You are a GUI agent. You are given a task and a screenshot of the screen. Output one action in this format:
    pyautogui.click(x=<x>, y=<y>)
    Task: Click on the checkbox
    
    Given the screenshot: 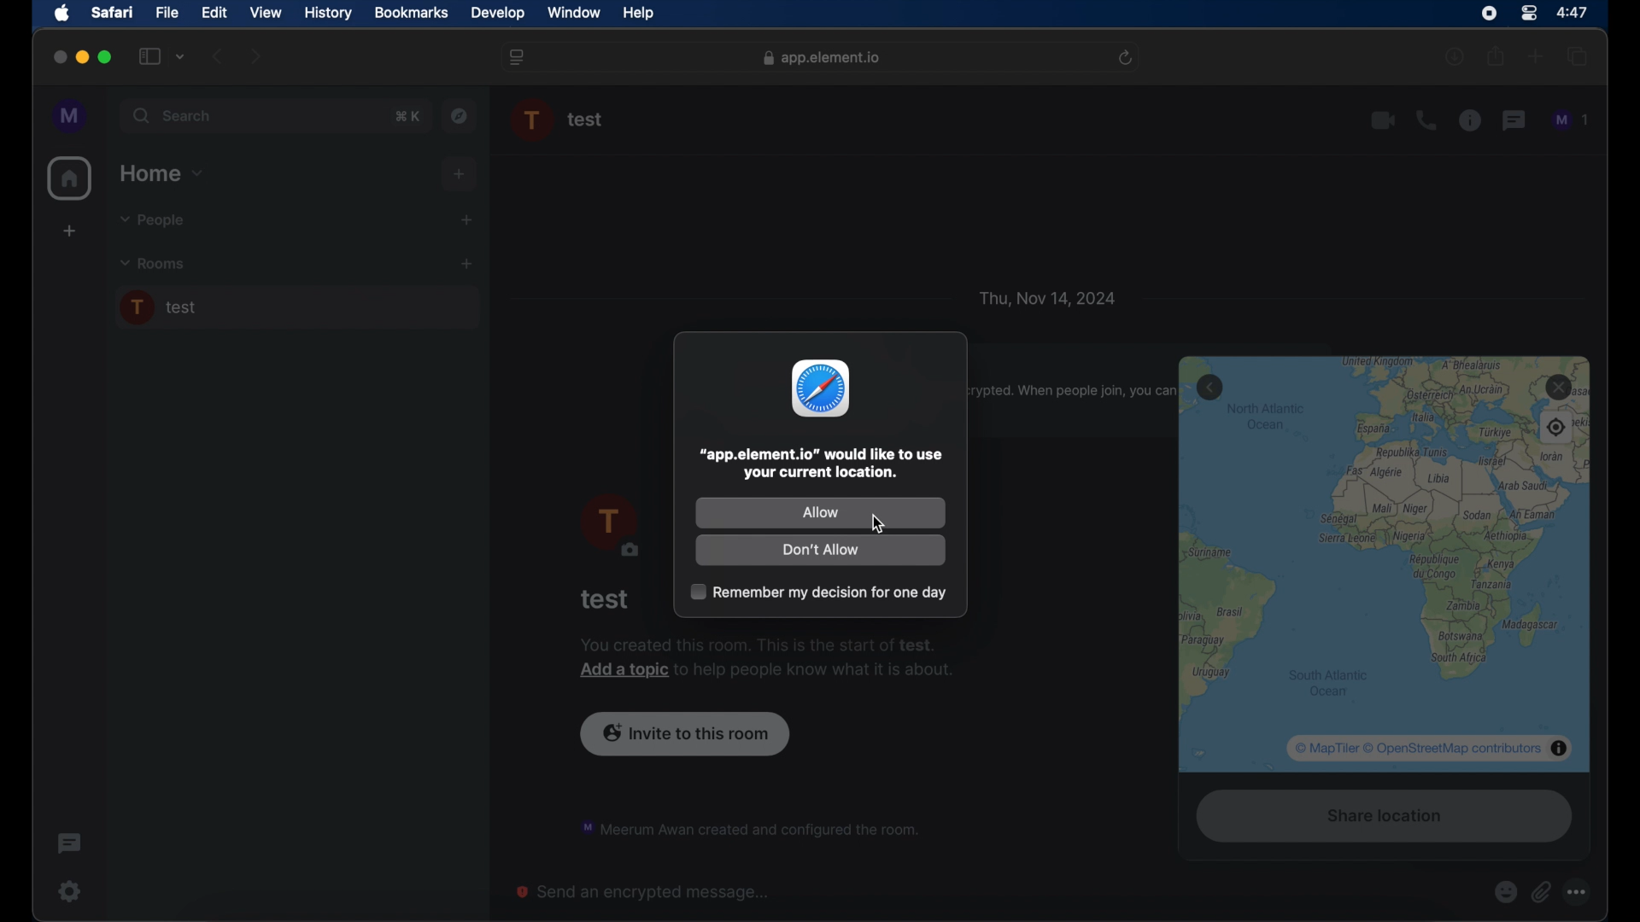 What is the action you would take?
    pyautogui.click(x=817, y=592)
    